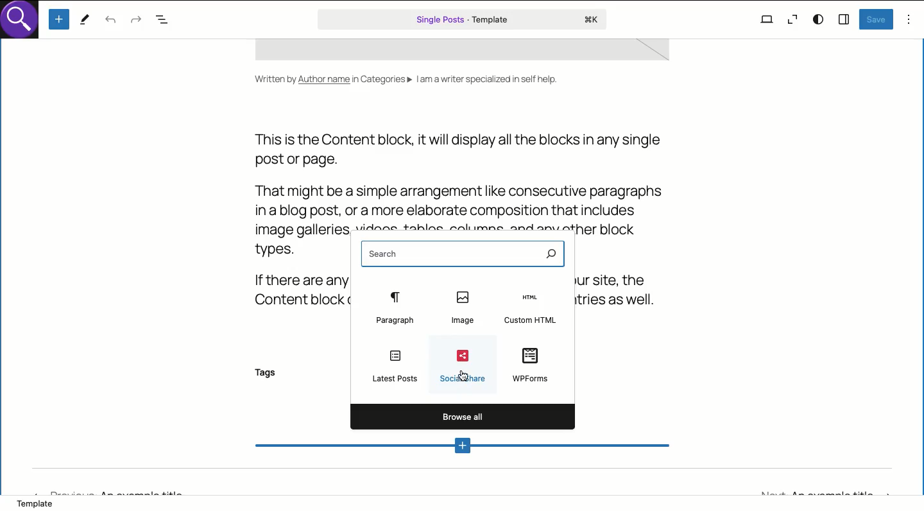 The height and width of the screenshot is (511, 924). Describe the element at coordinates (464, 416) in the screenshot. I see `Browse all` at that location.